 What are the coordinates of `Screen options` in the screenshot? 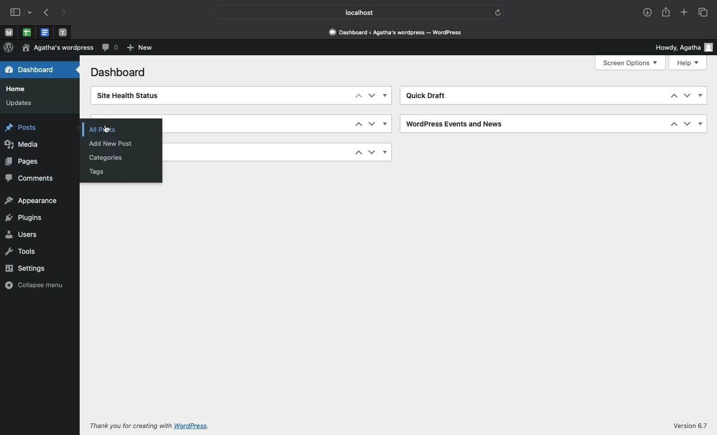 It's located at (631, 63).